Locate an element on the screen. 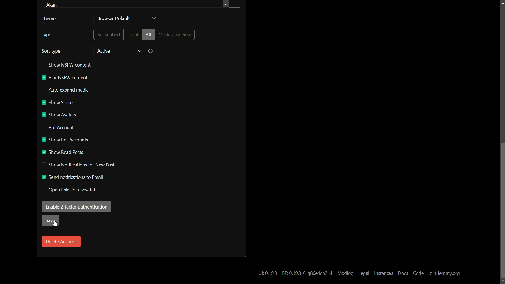 This screenshot has height=284, width=505. join lemmy.org is located at coordinates (444, 274).